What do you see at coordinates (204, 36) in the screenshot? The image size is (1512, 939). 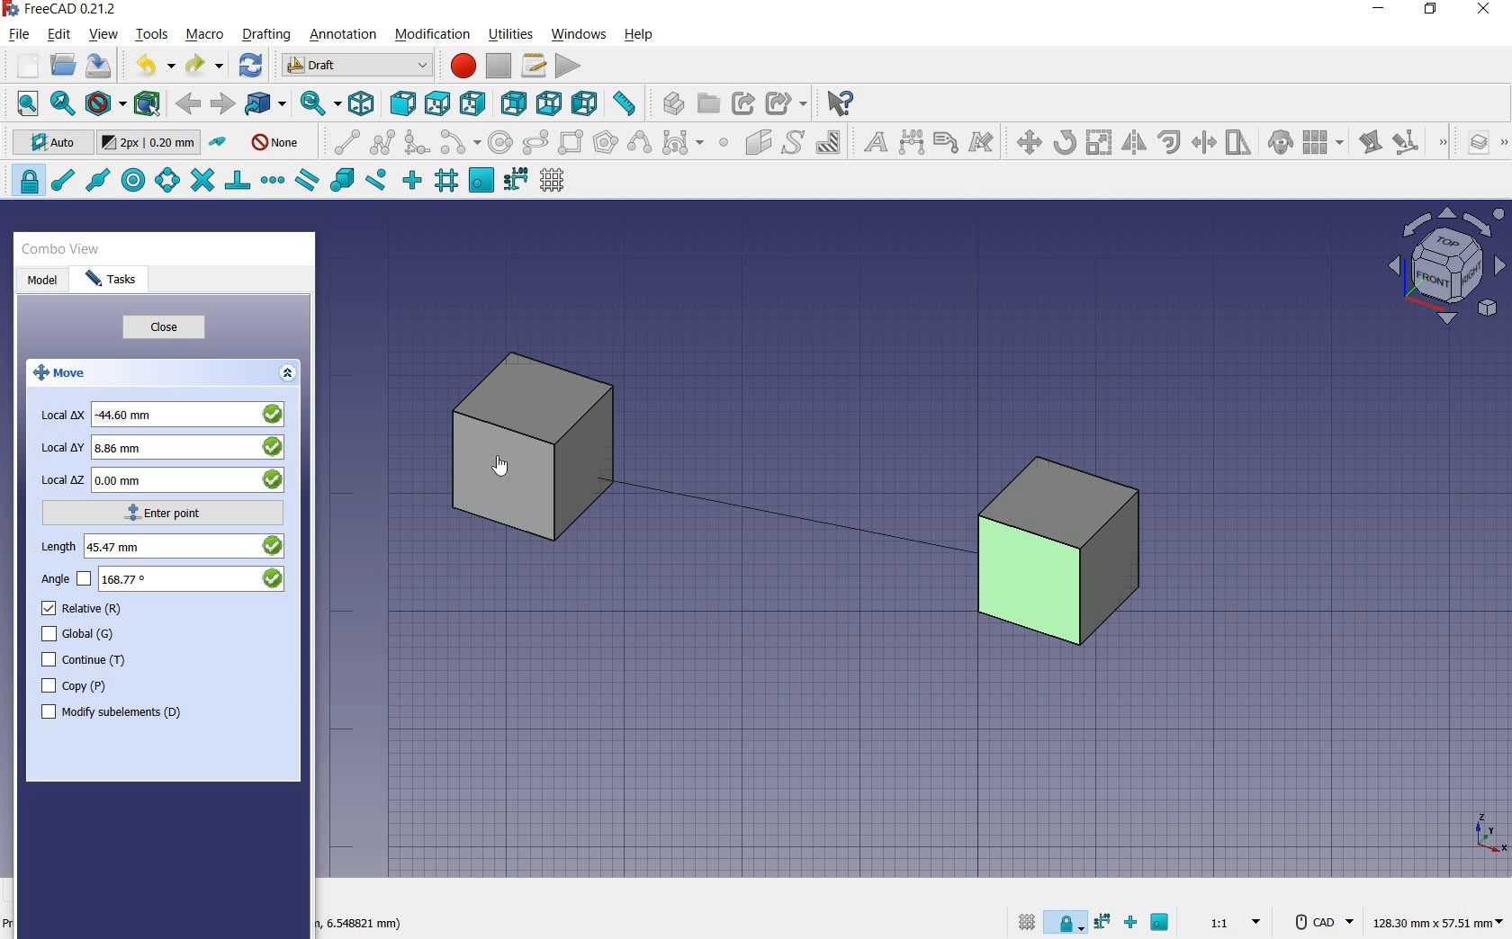 I see `macro` at bounding box center [204, 36].